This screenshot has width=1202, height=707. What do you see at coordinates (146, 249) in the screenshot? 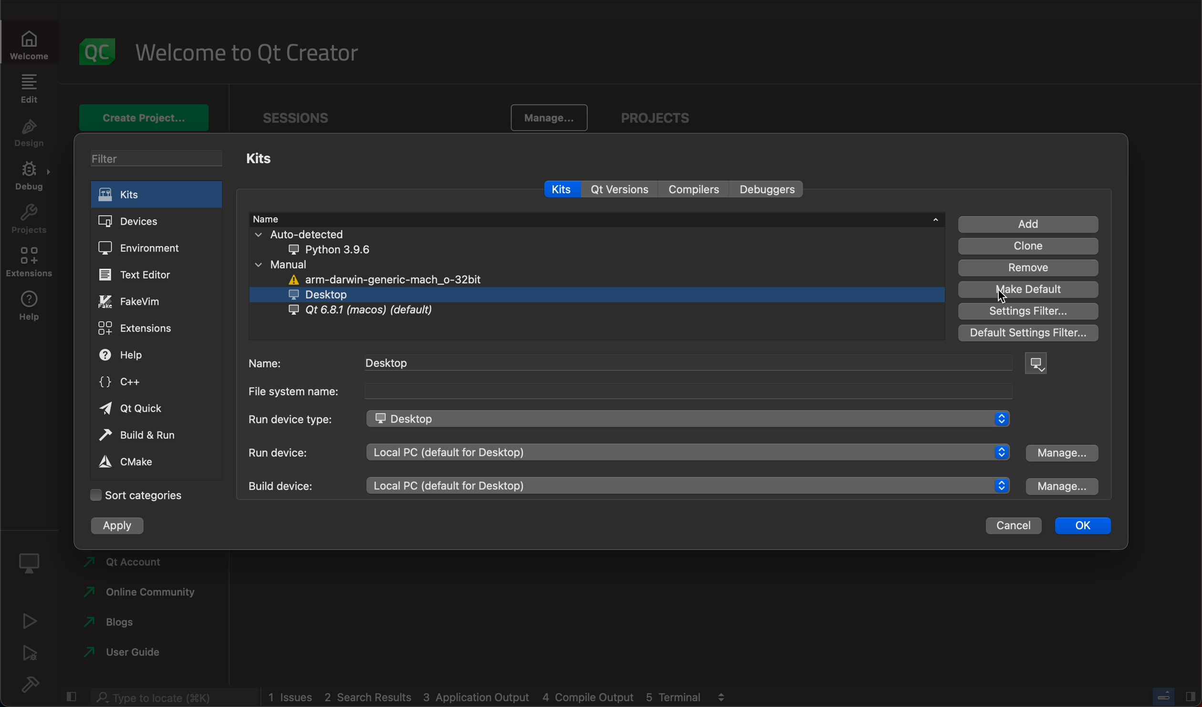
I see `environment` at bounding box center [146, 249].